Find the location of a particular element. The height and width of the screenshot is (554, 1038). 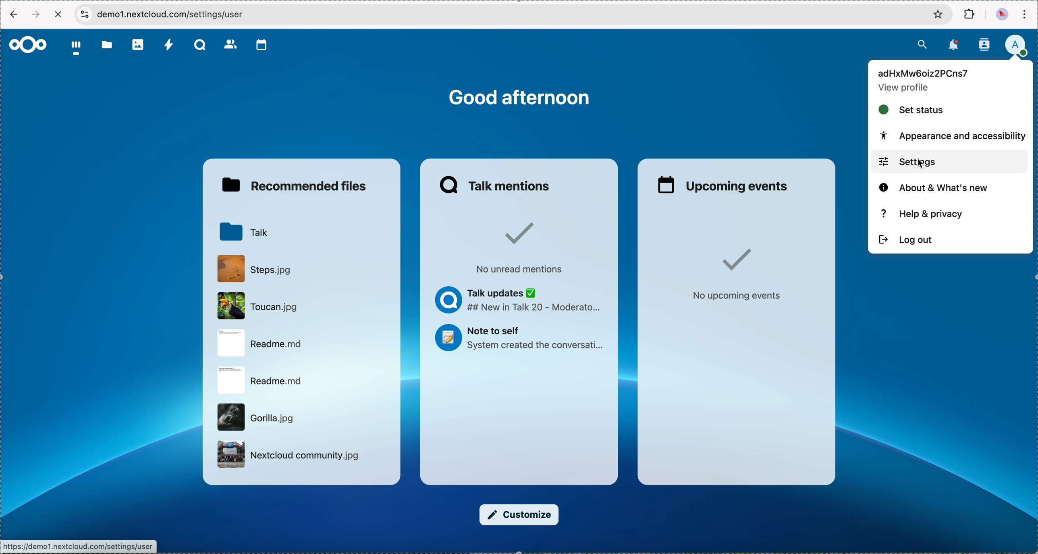

about is located at coordinates (933, 188).